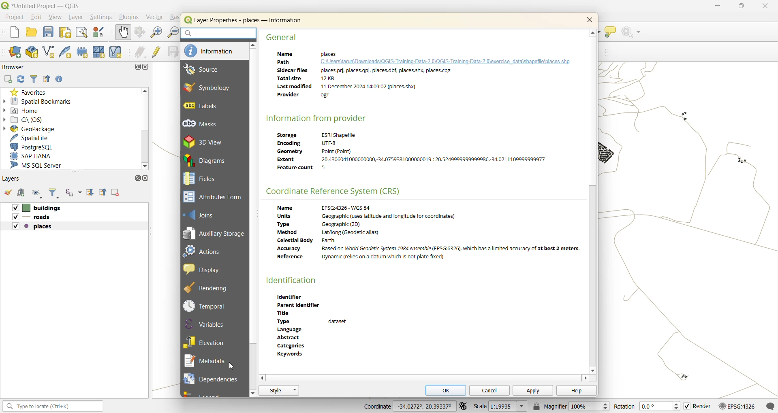 The height and width of the screenshot is (413, 778). What do you see at coordinates (337, 191) in the screenshot?
I see `crs` at bounding box center [337, 191].